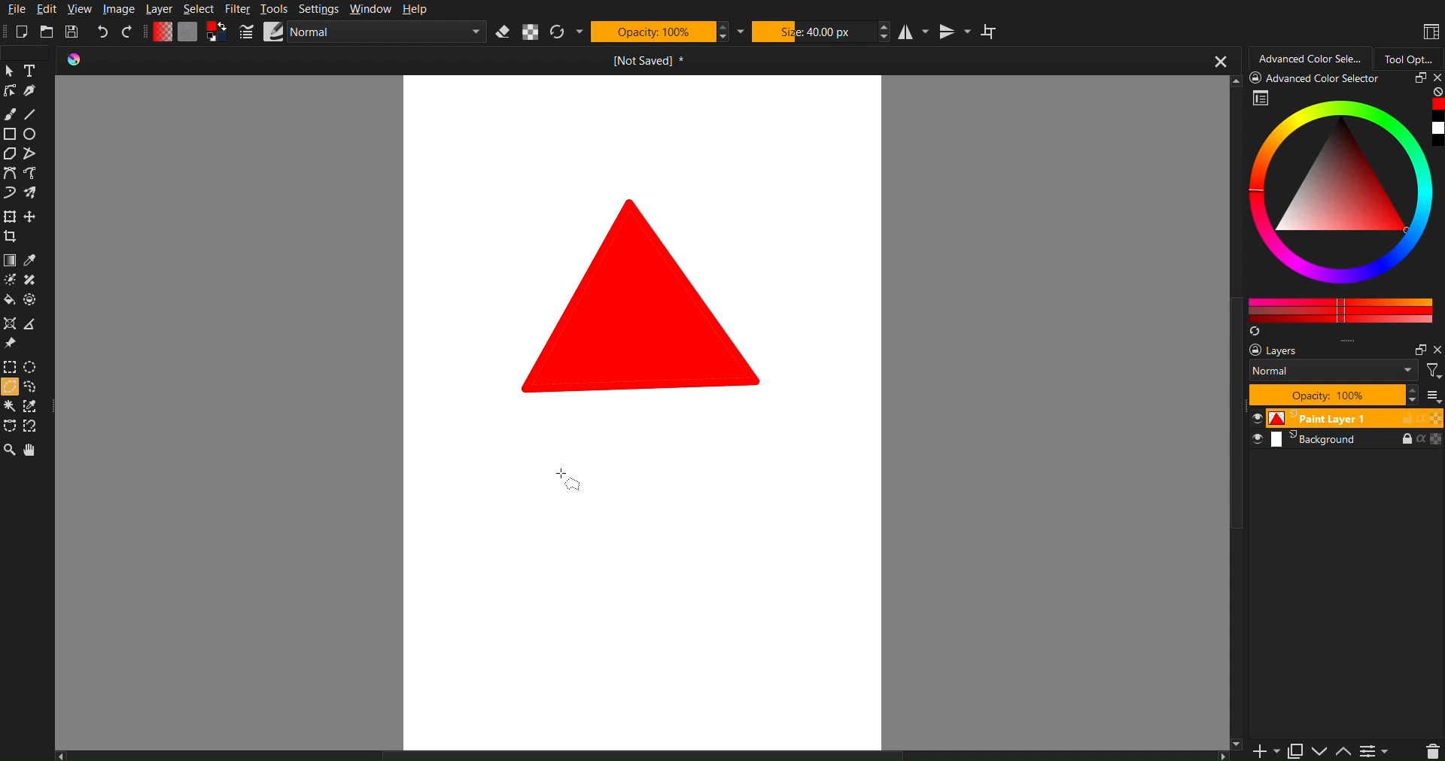  I want to click on Cursor, so click(572, 472).